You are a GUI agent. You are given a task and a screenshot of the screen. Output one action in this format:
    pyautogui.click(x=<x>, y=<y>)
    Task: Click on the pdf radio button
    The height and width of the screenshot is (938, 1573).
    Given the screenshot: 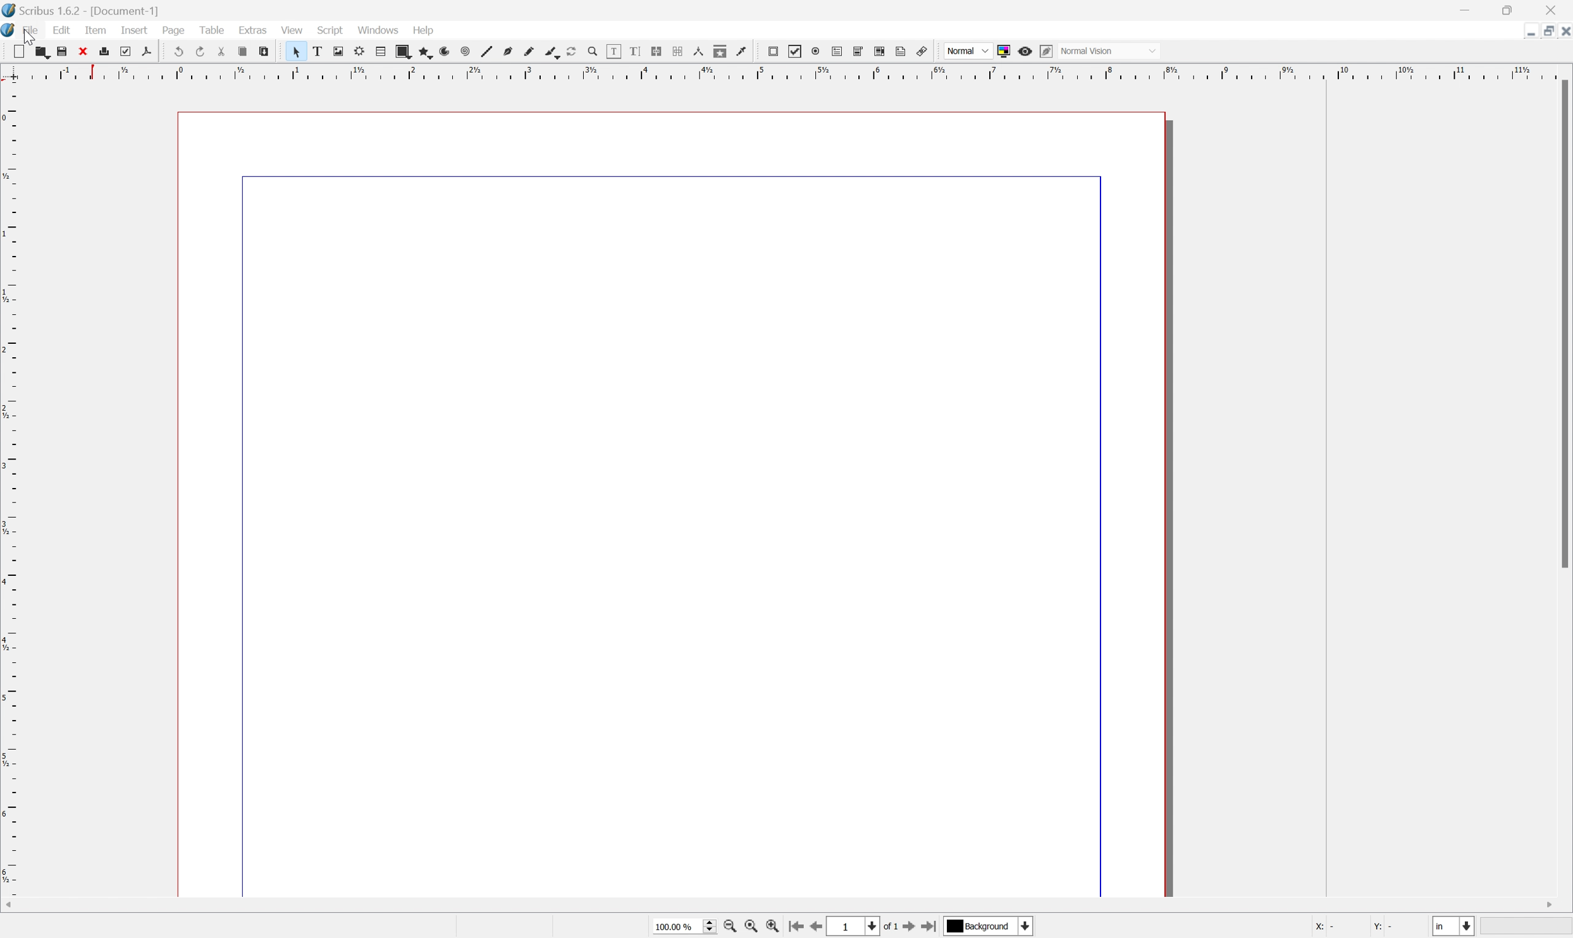 What is the action you would take?
    pyautogui.click(x=816, y=49)
    